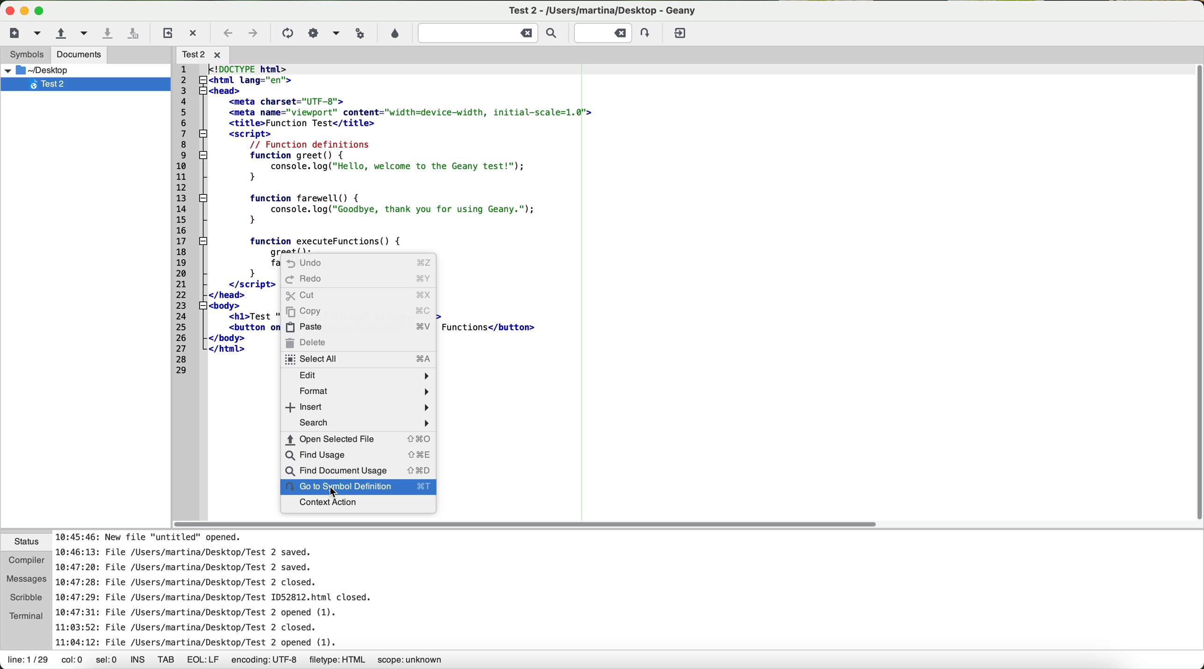 The width and height of the screenshot is (1204, 669). What do you see at coordinates (23, 580) in the screenshot?
I see `messages` at bounding box center [23, 580].